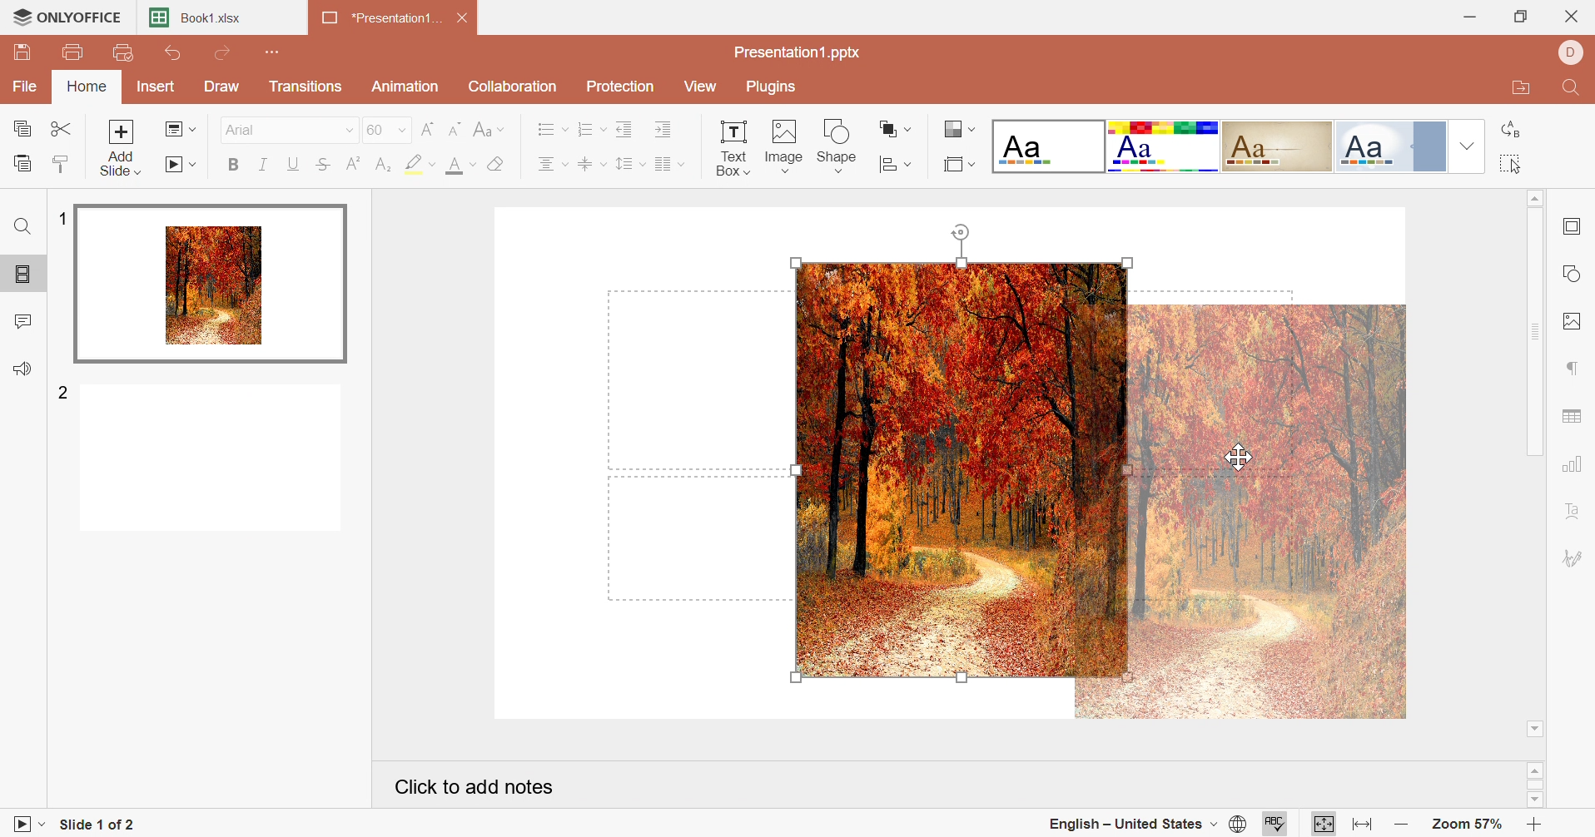 The width and height of the screenshot is (1595, 837). I want to click on image, so click(1241, 512).